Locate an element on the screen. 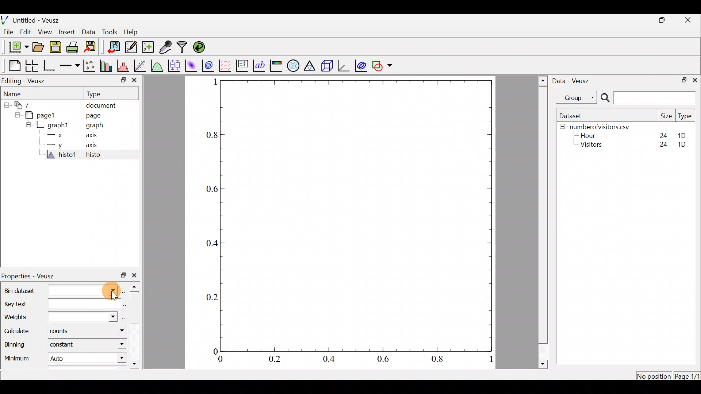 This screenshot has width=701, height=394. restore down is located at coordinates (122, 275).